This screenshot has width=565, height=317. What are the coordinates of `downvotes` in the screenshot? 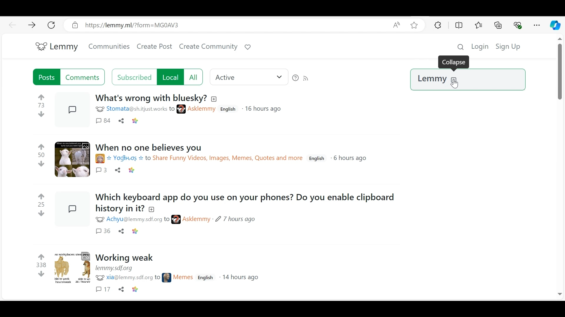 It's located at (40, 274).